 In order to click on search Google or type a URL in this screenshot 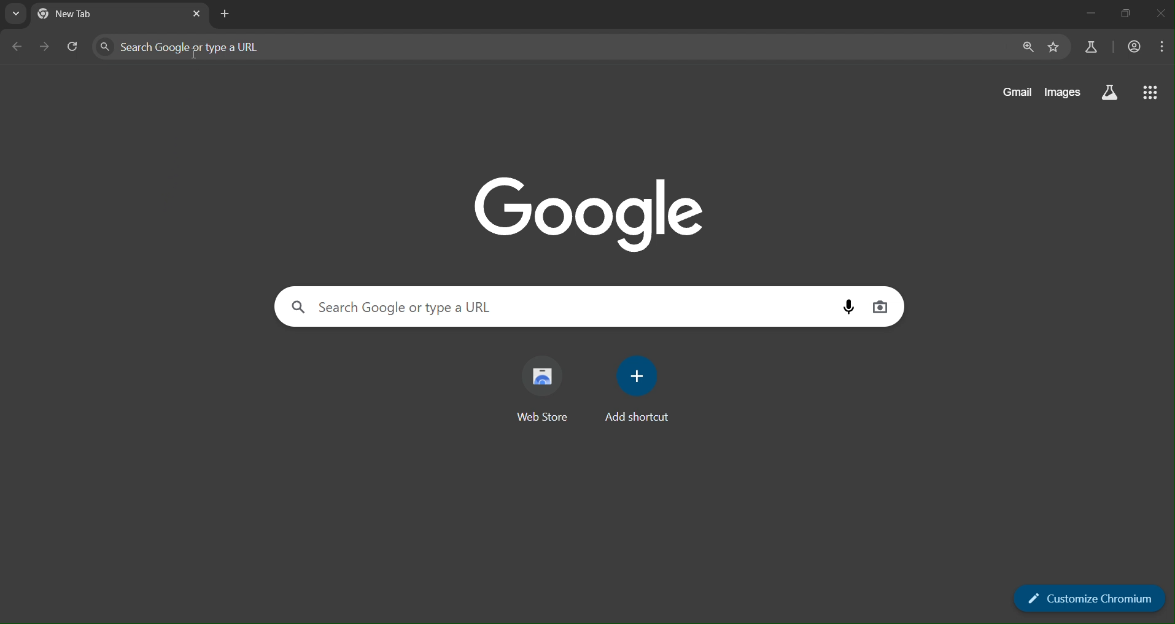, I will do `click(452, 305)`.